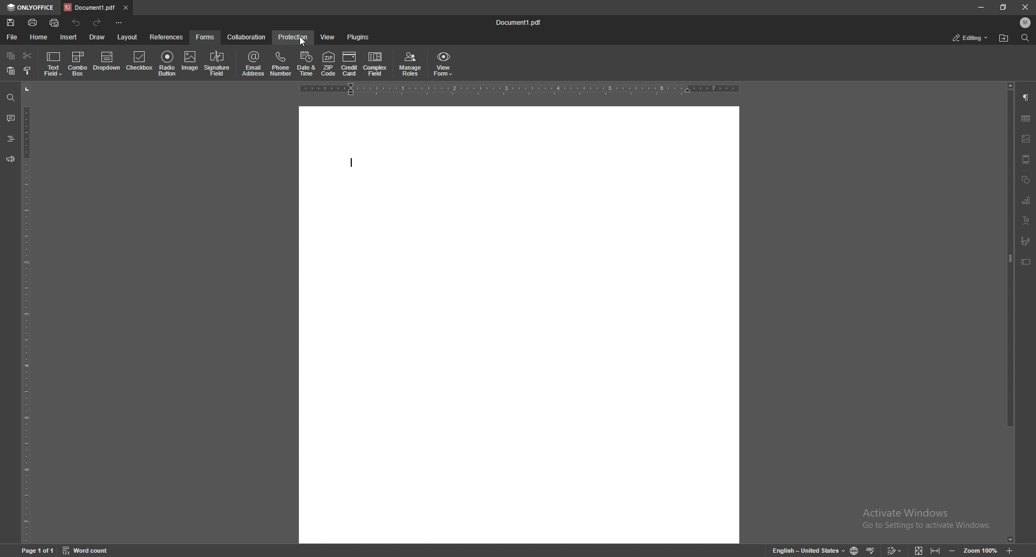 Image resolution: width=1036 pixels, height=557 pixels. What do you see at coordinates (1025, 7) in the screenshot?
I see `close` at bounding box center [1025, 7].